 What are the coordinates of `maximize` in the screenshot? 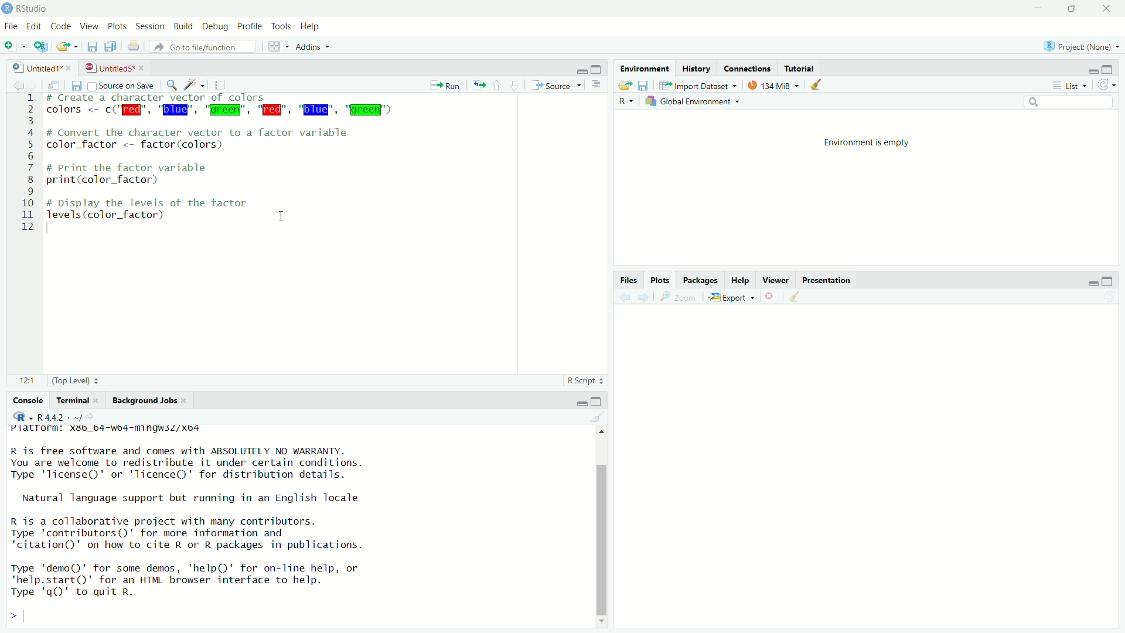 It's located at (1113, 280).